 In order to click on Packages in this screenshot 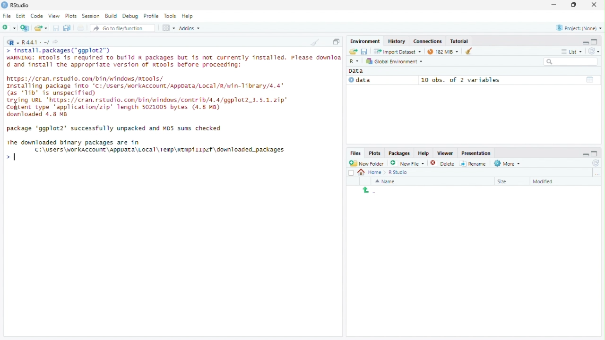, I will do `click(399, 153)`.